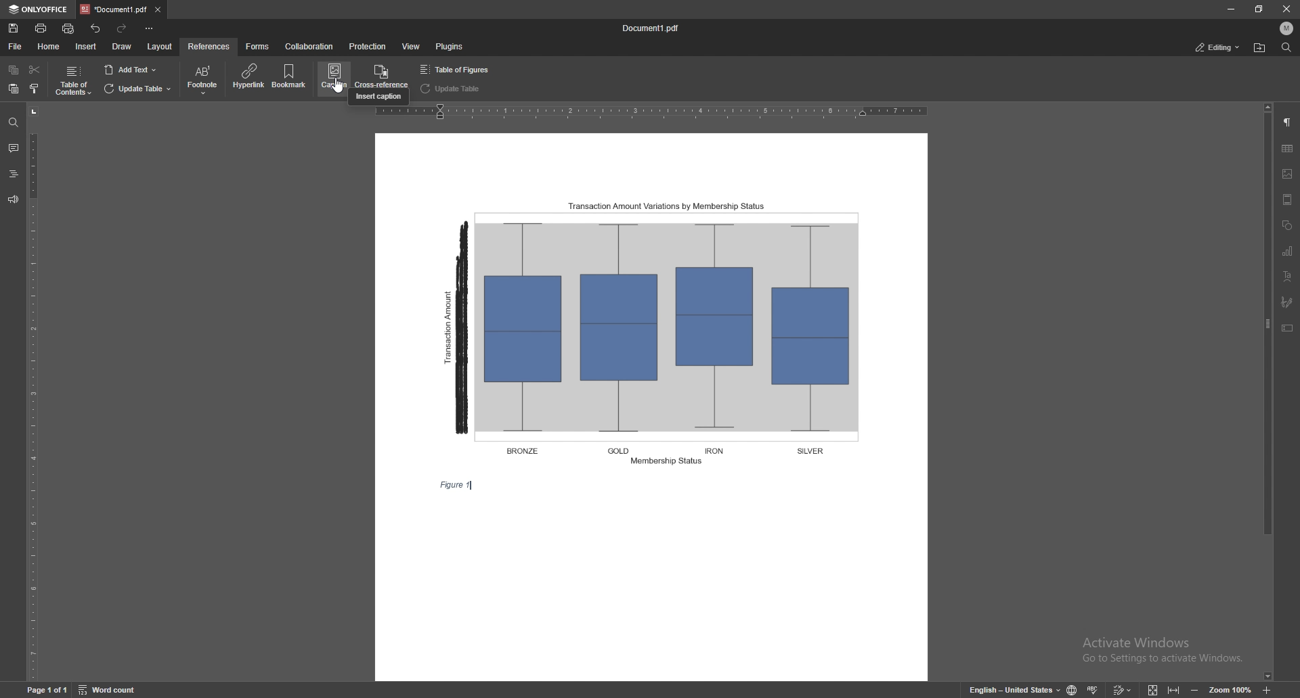 This screenshot has height=698, width=1300. I want to click on print, so click(41, 28).